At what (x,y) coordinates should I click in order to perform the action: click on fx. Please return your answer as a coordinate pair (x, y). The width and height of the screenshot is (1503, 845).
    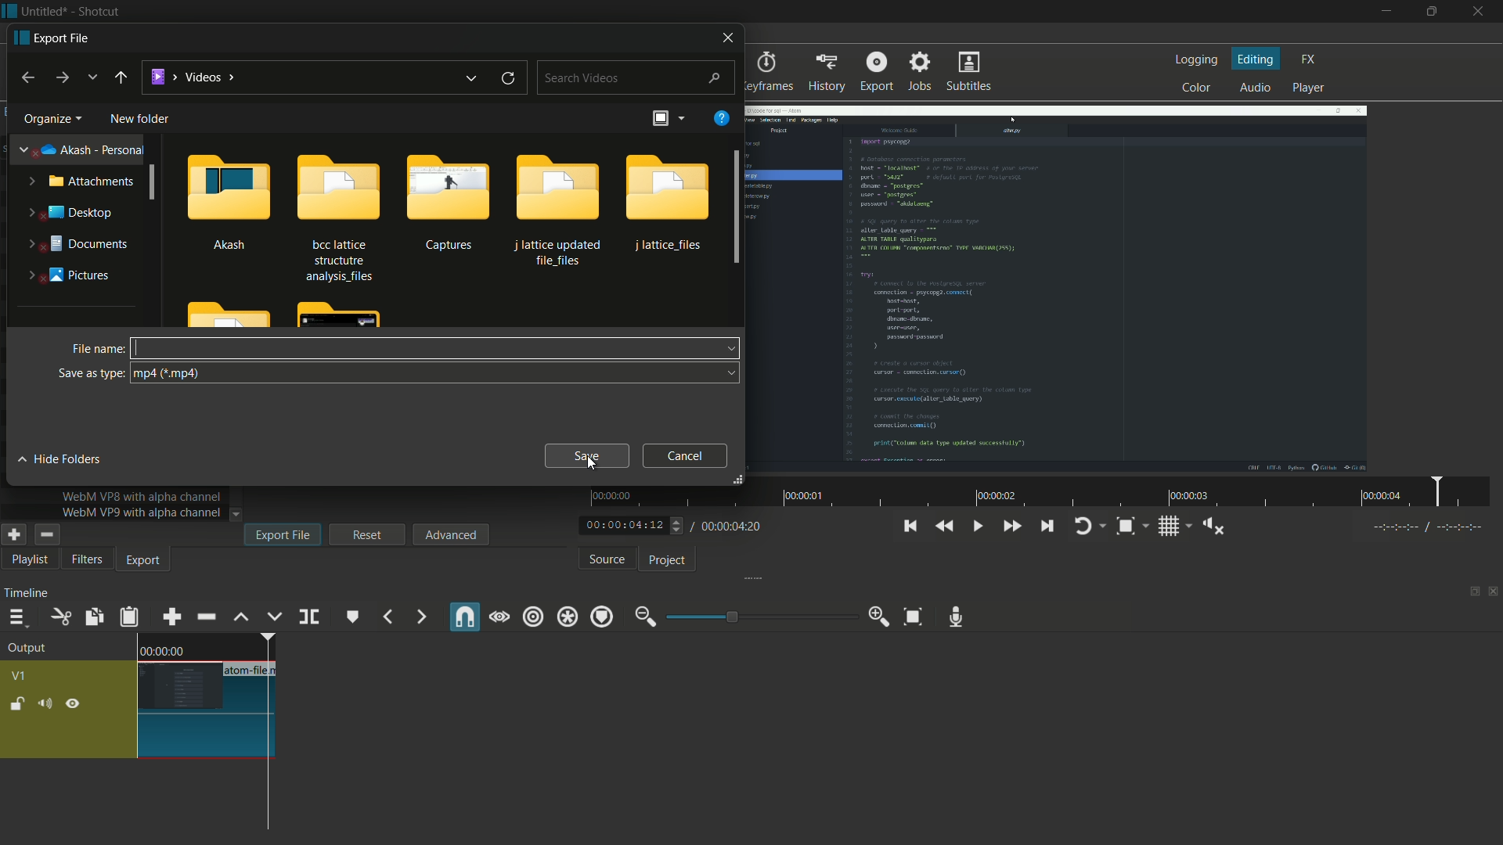
    Looking at the image, I should click on (1309, 58).